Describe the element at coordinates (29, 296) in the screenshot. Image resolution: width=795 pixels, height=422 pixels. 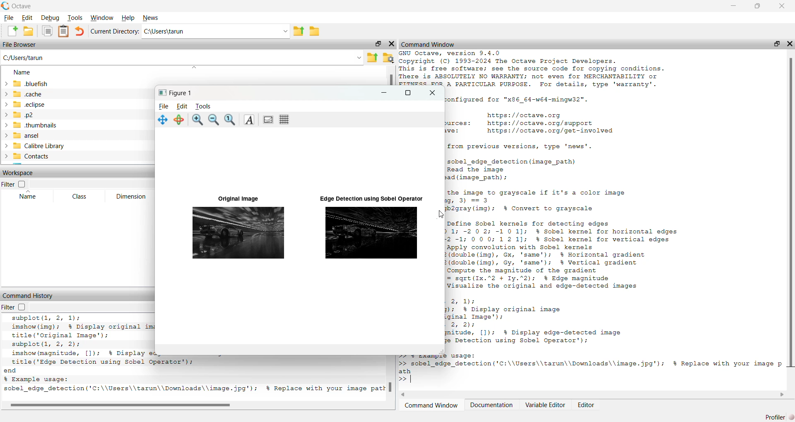
I see `Command History` at that location.